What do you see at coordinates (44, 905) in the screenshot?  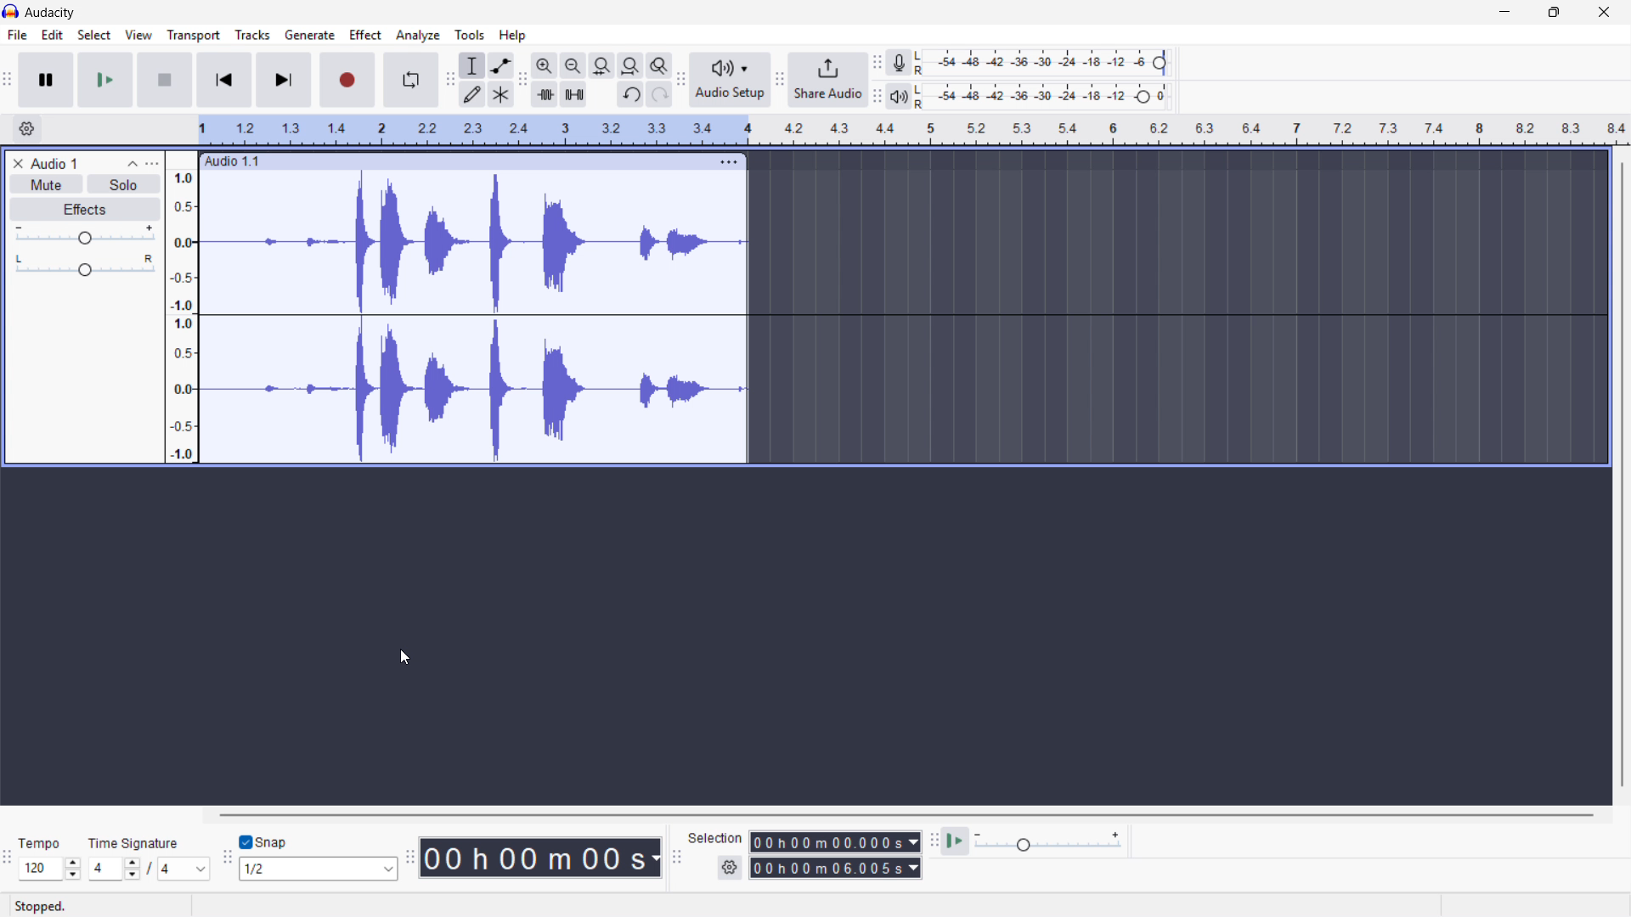 I see `stopped` at bounding box center [44, 905].